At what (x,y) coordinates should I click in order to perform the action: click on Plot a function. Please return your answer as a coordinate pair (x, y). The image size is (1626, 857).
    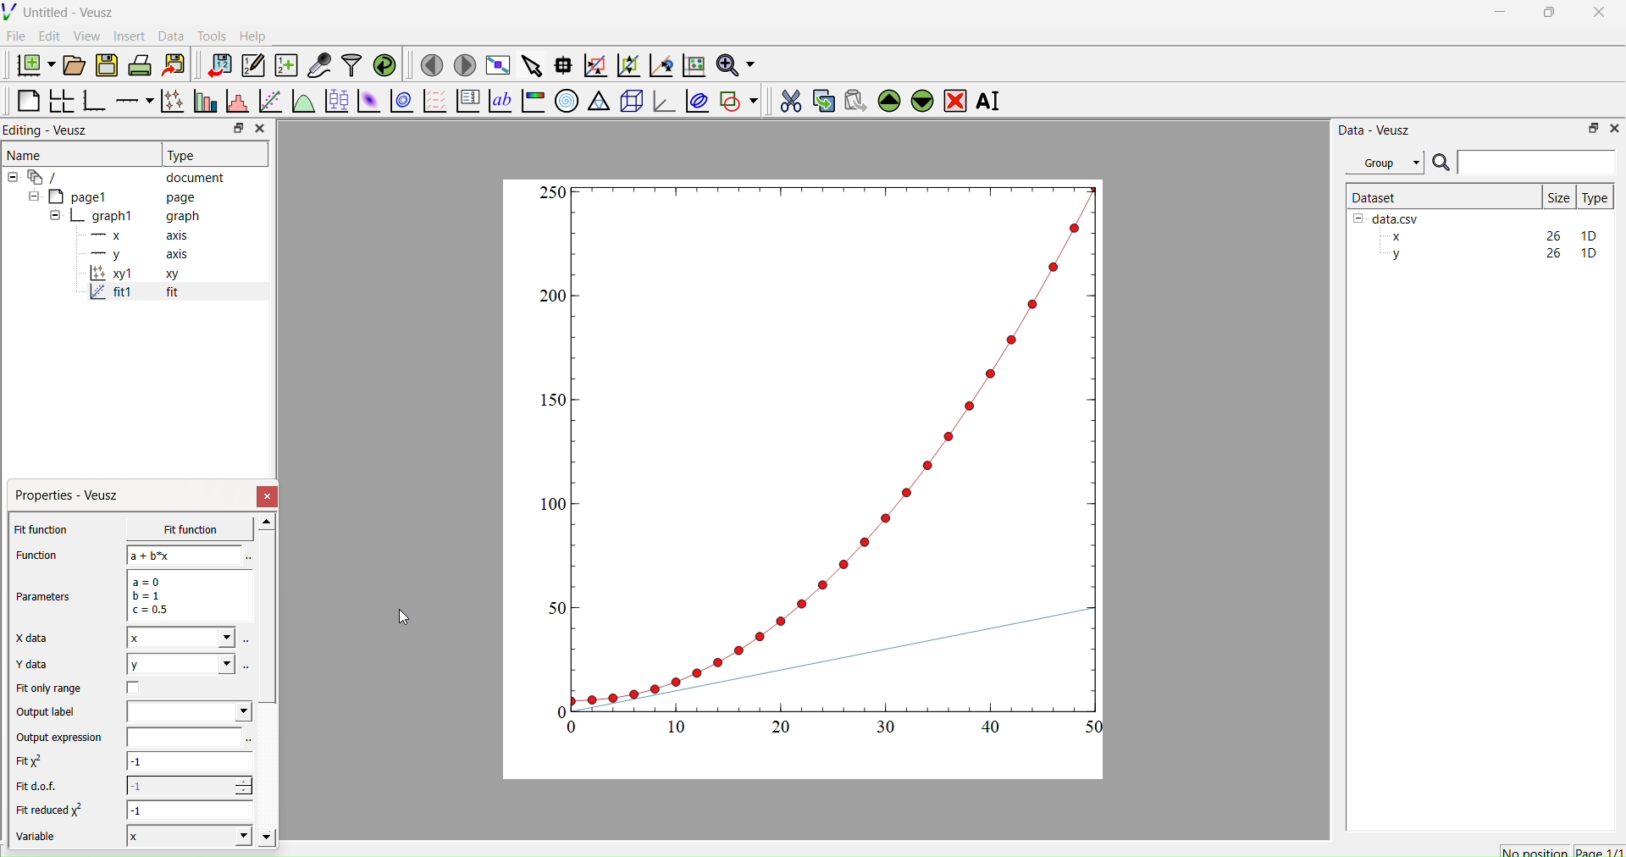
    Looking at the image, I should click on (302, 102).